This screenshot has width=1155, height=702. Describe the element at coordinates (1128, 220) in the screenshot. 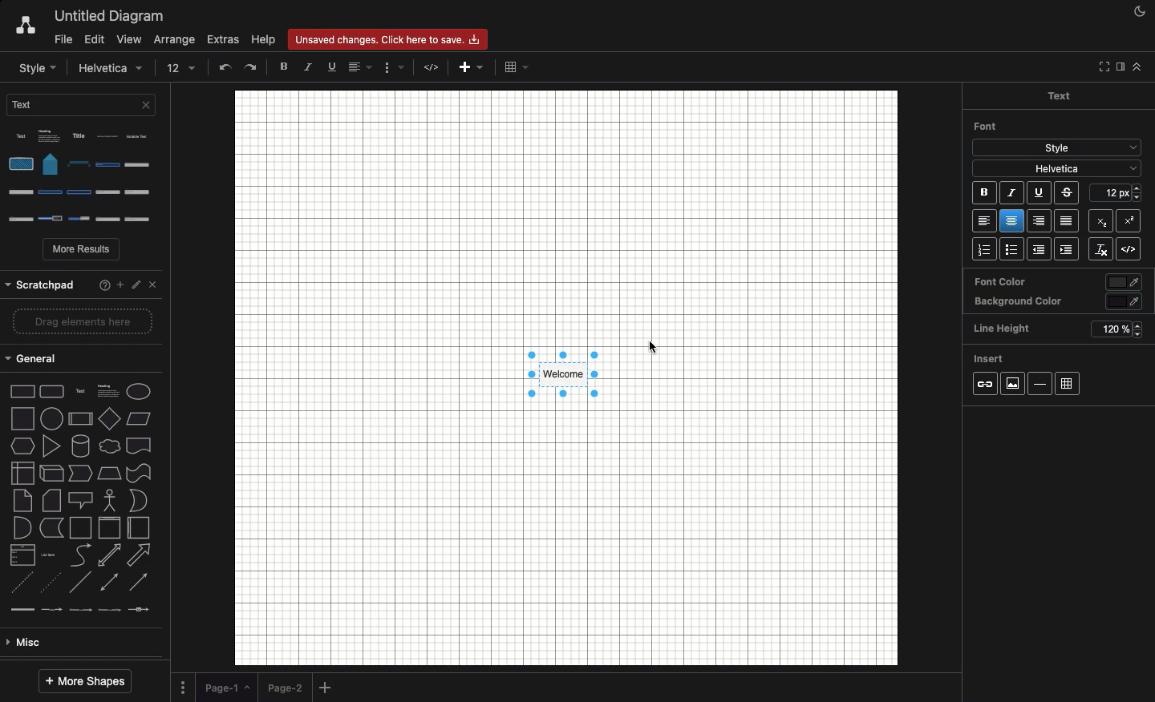

I see `Superscript` at that location.